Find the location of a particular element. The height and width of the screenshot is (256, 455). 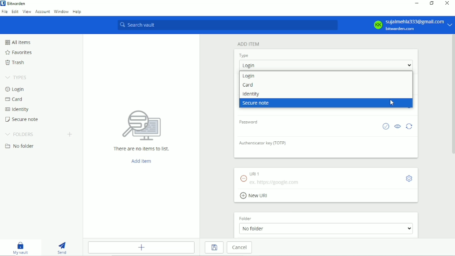

Close is located at coordinates (447, 3).